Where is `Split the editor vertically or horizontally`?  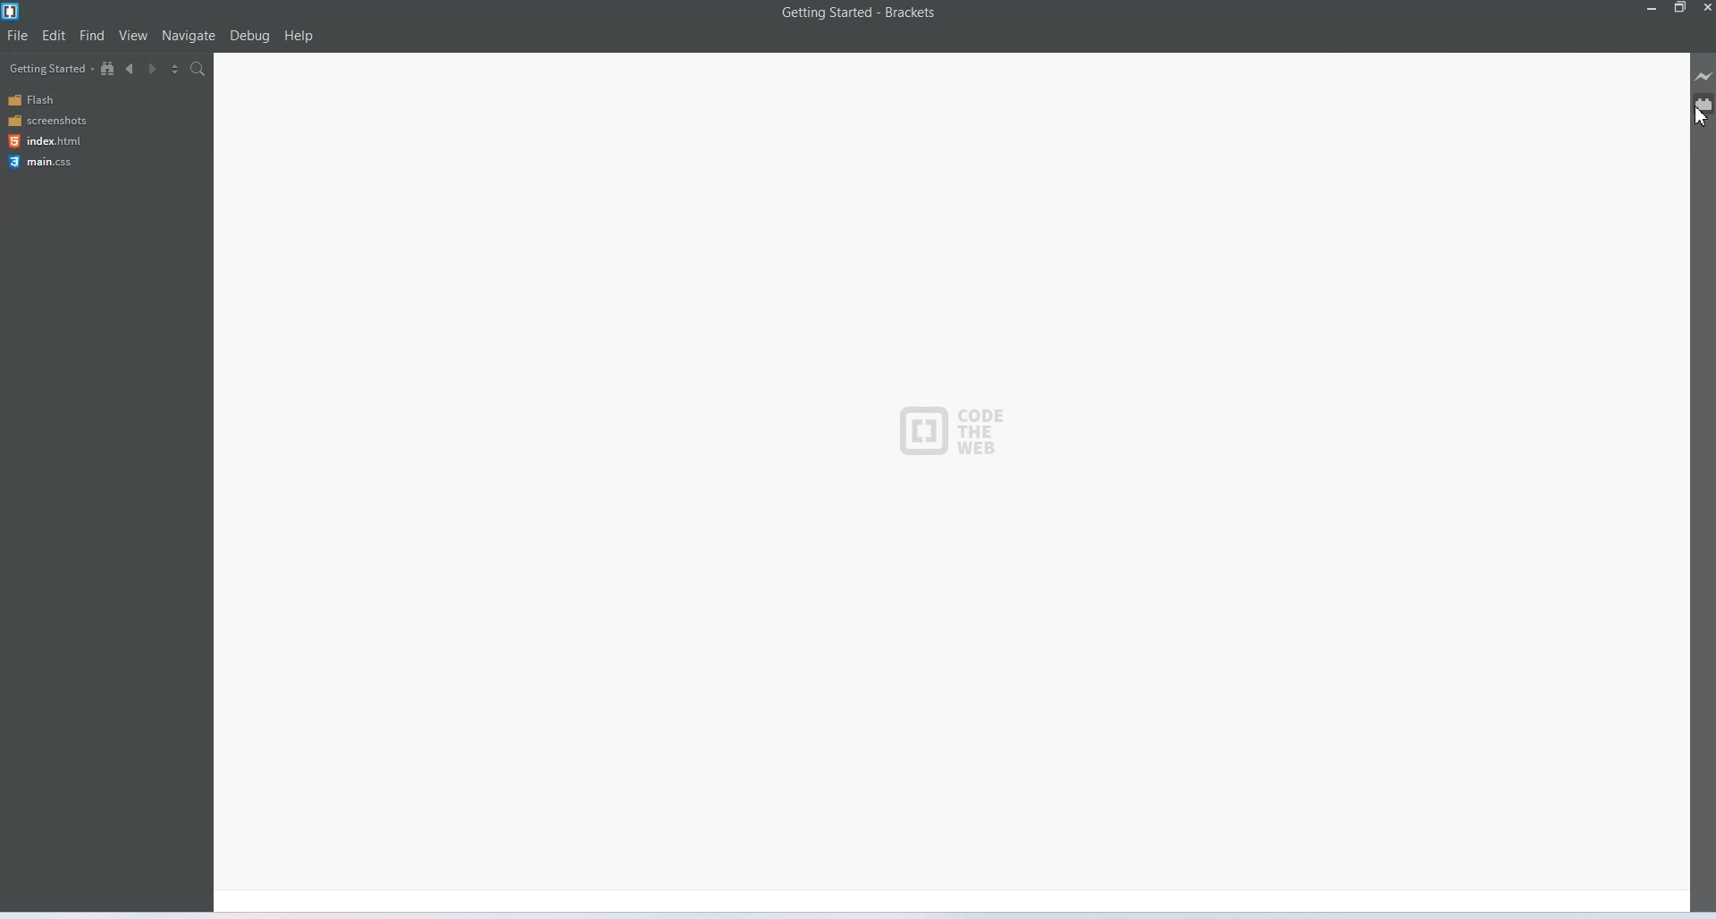 Split the editor vertically or horizontally is located at coordinates (174, 70).